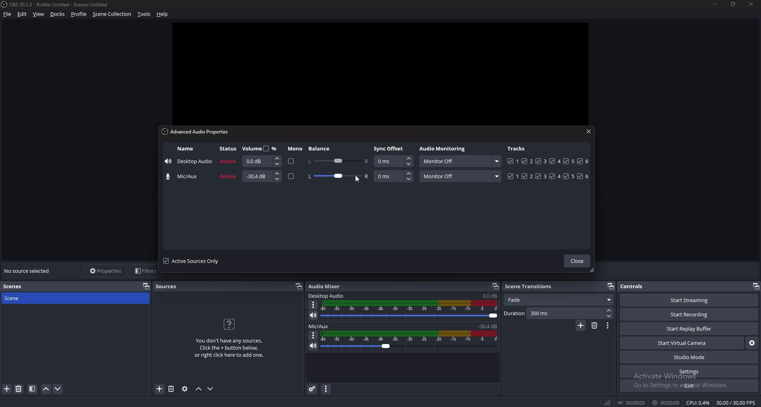 Image resolution: width=761 pixels, height=407 pixels. What do you see at coordinates (296, 149) in the screenshot?
I see `mono` at bounding box center [296, 149].